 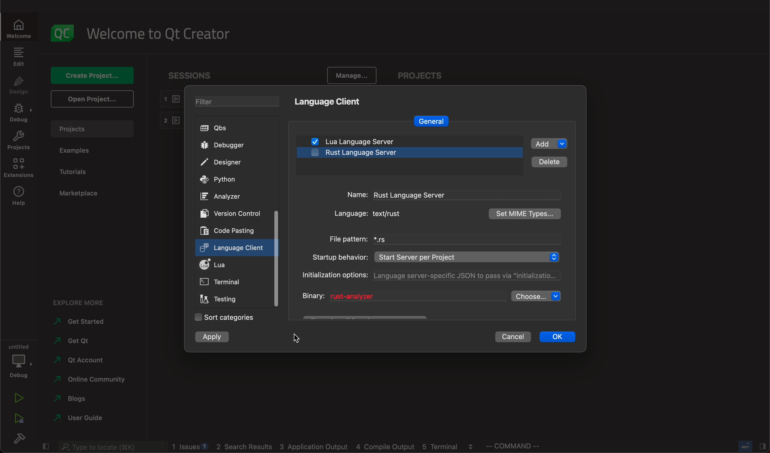 I want to click on startup, so click(x=436, y=256).